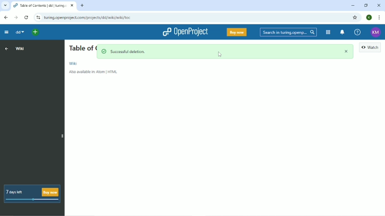  Describe the element at coordinates (221, 55) in the screenshot. I see `cursor` at that location.